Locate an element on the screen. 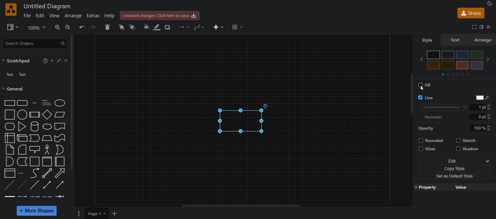 This screenshot has height=219, width=496. shadows is located at coordinates (167, 27).